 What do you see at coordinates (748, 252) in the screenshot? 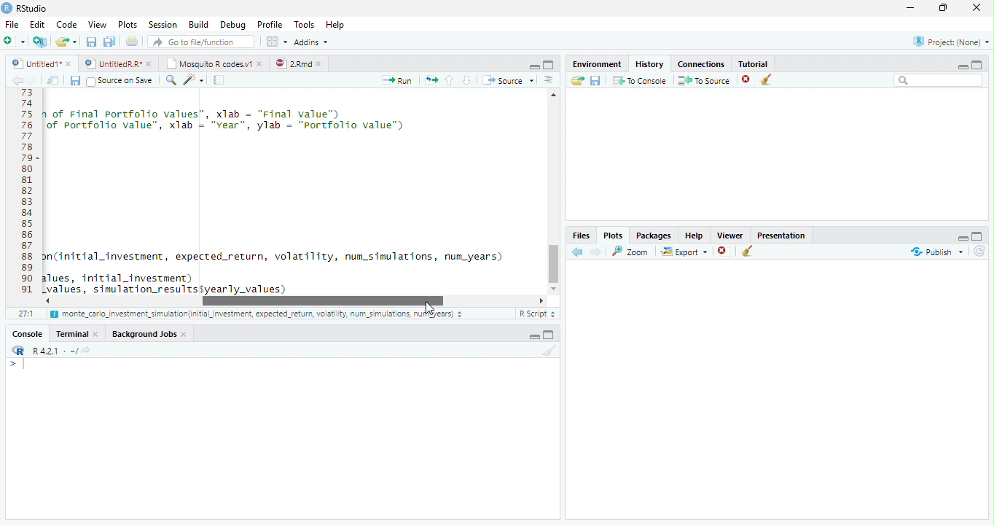
I see `Clear` at bounding box center [748, 252].